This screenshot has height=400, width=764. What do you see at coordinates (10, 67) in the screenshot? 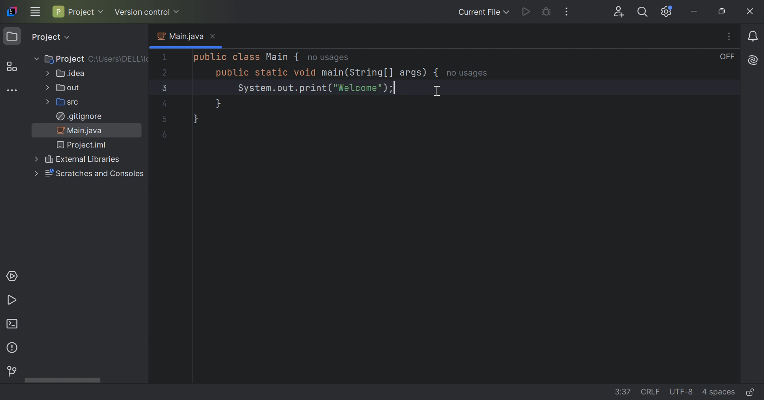
I see `Structure` at bounding box center [10, 67].